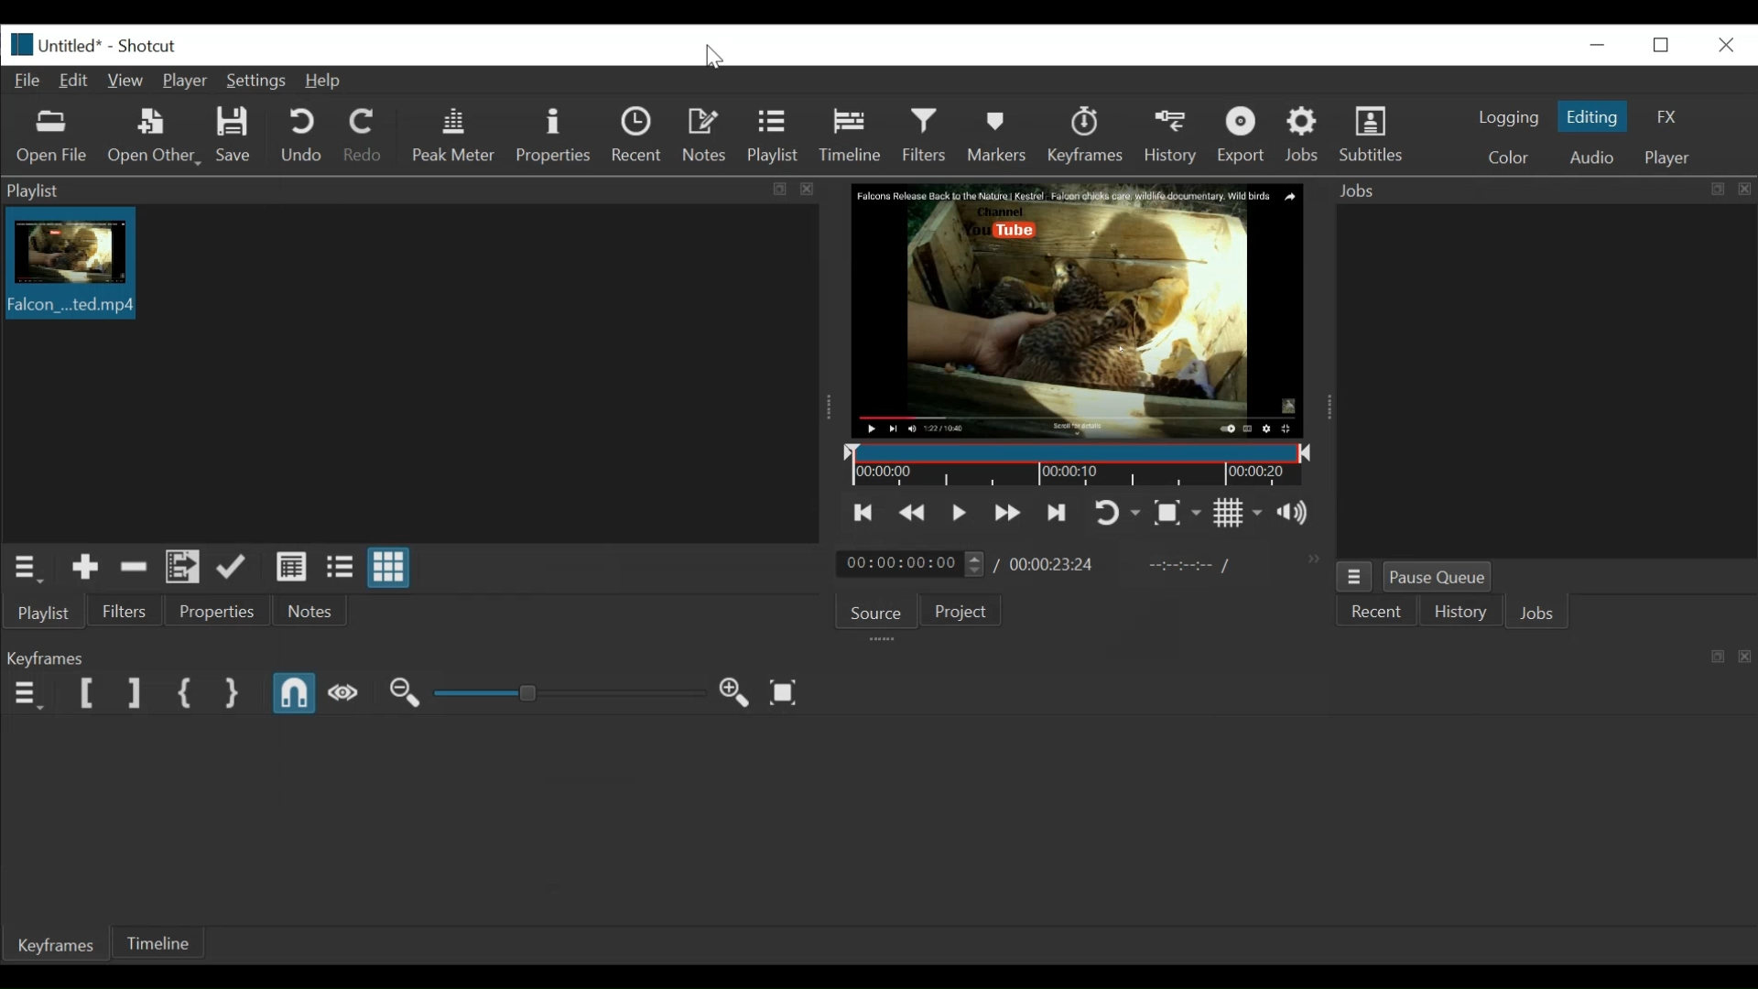 The width and height of the screenshot is (1758, 989). What do you see at coordinates (51, 138) in the screenshot?
I see `Open file` at bounding box center [51, 138].